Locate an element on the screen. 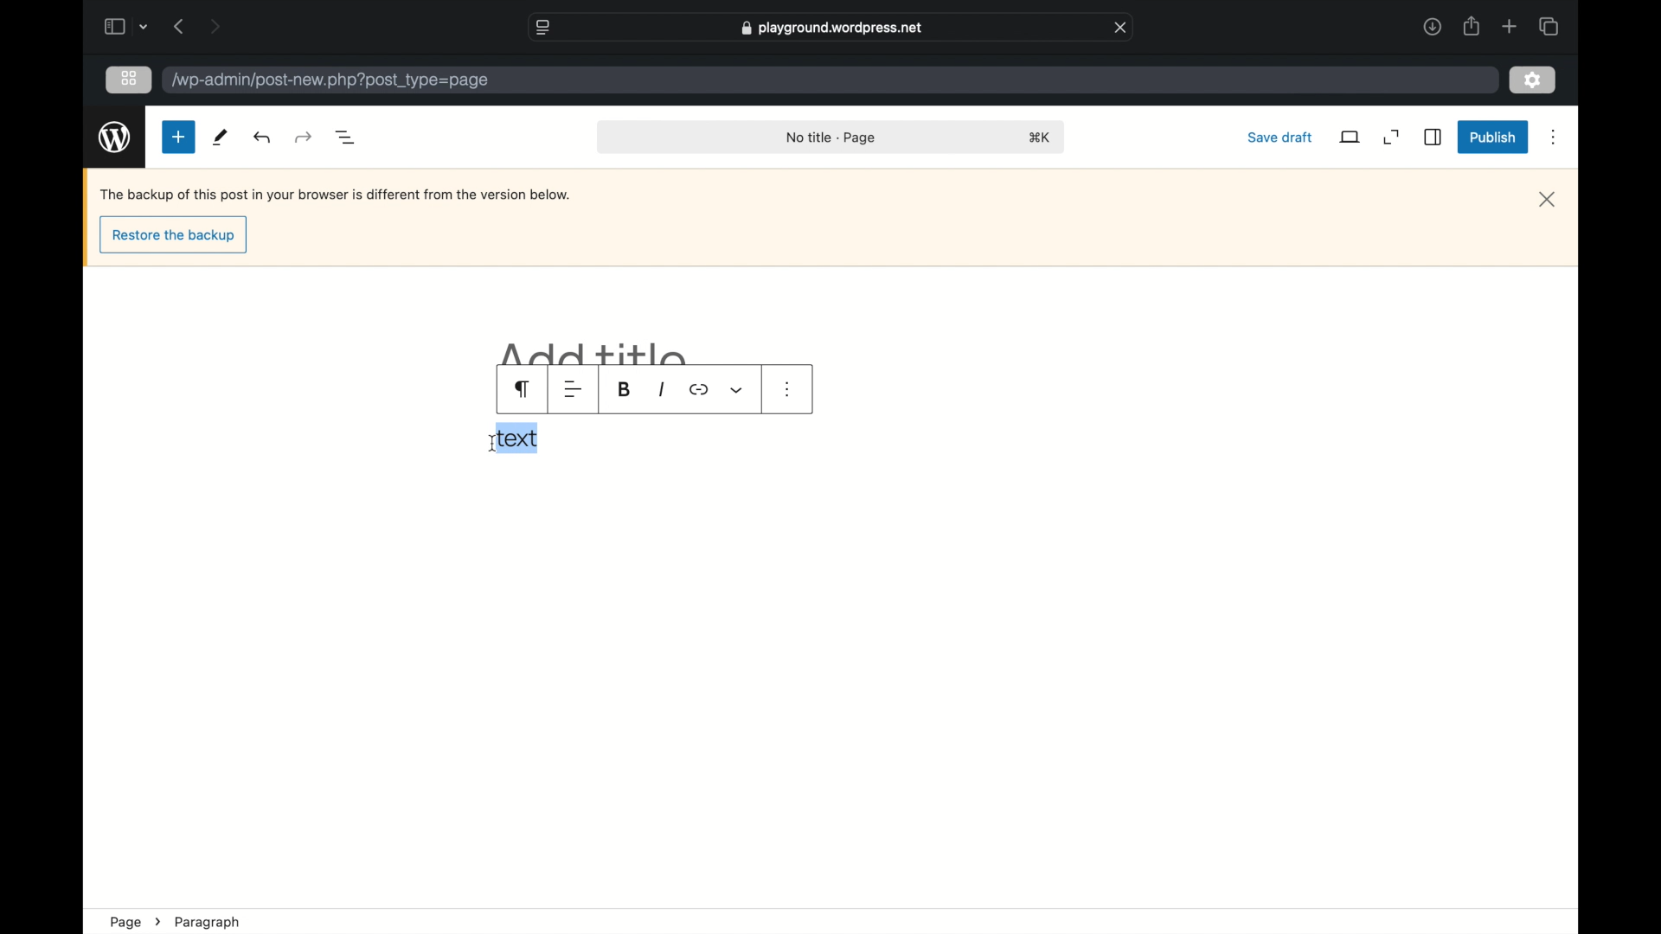  redo is located at coordinates (263, 137).